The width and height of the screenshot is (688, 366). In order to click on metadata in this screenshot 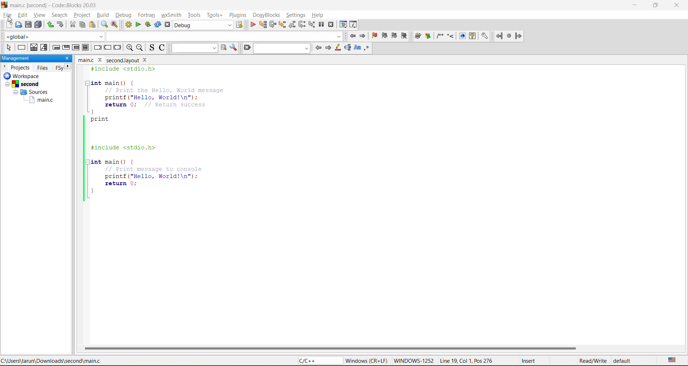, I will do `click(491, 361)`.